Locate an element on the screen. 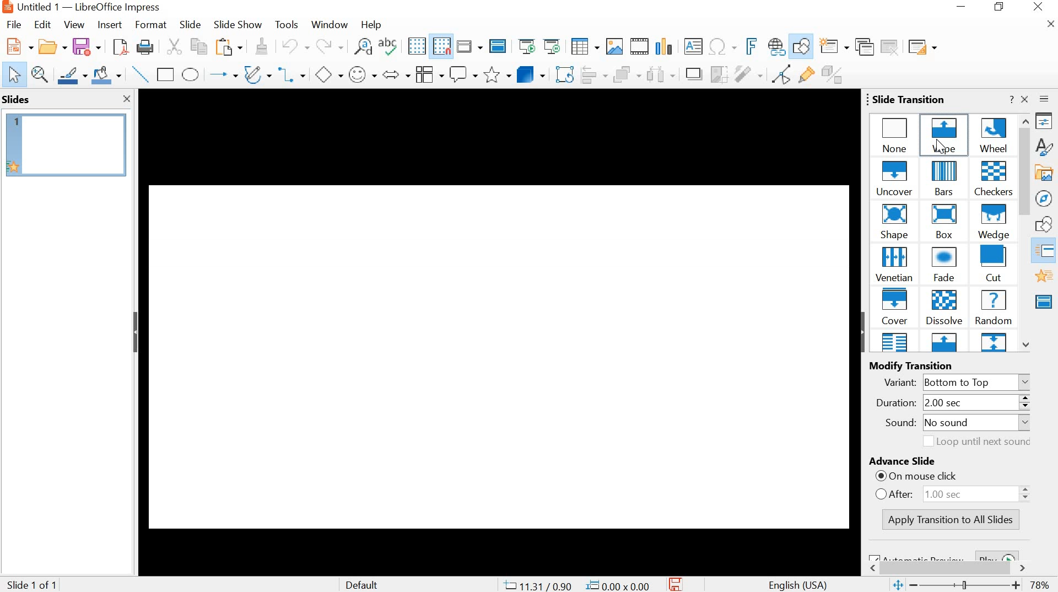 The height and width of the screenshot is (592, 1058). PROPERTIES is located at coordinates (1045, 121).